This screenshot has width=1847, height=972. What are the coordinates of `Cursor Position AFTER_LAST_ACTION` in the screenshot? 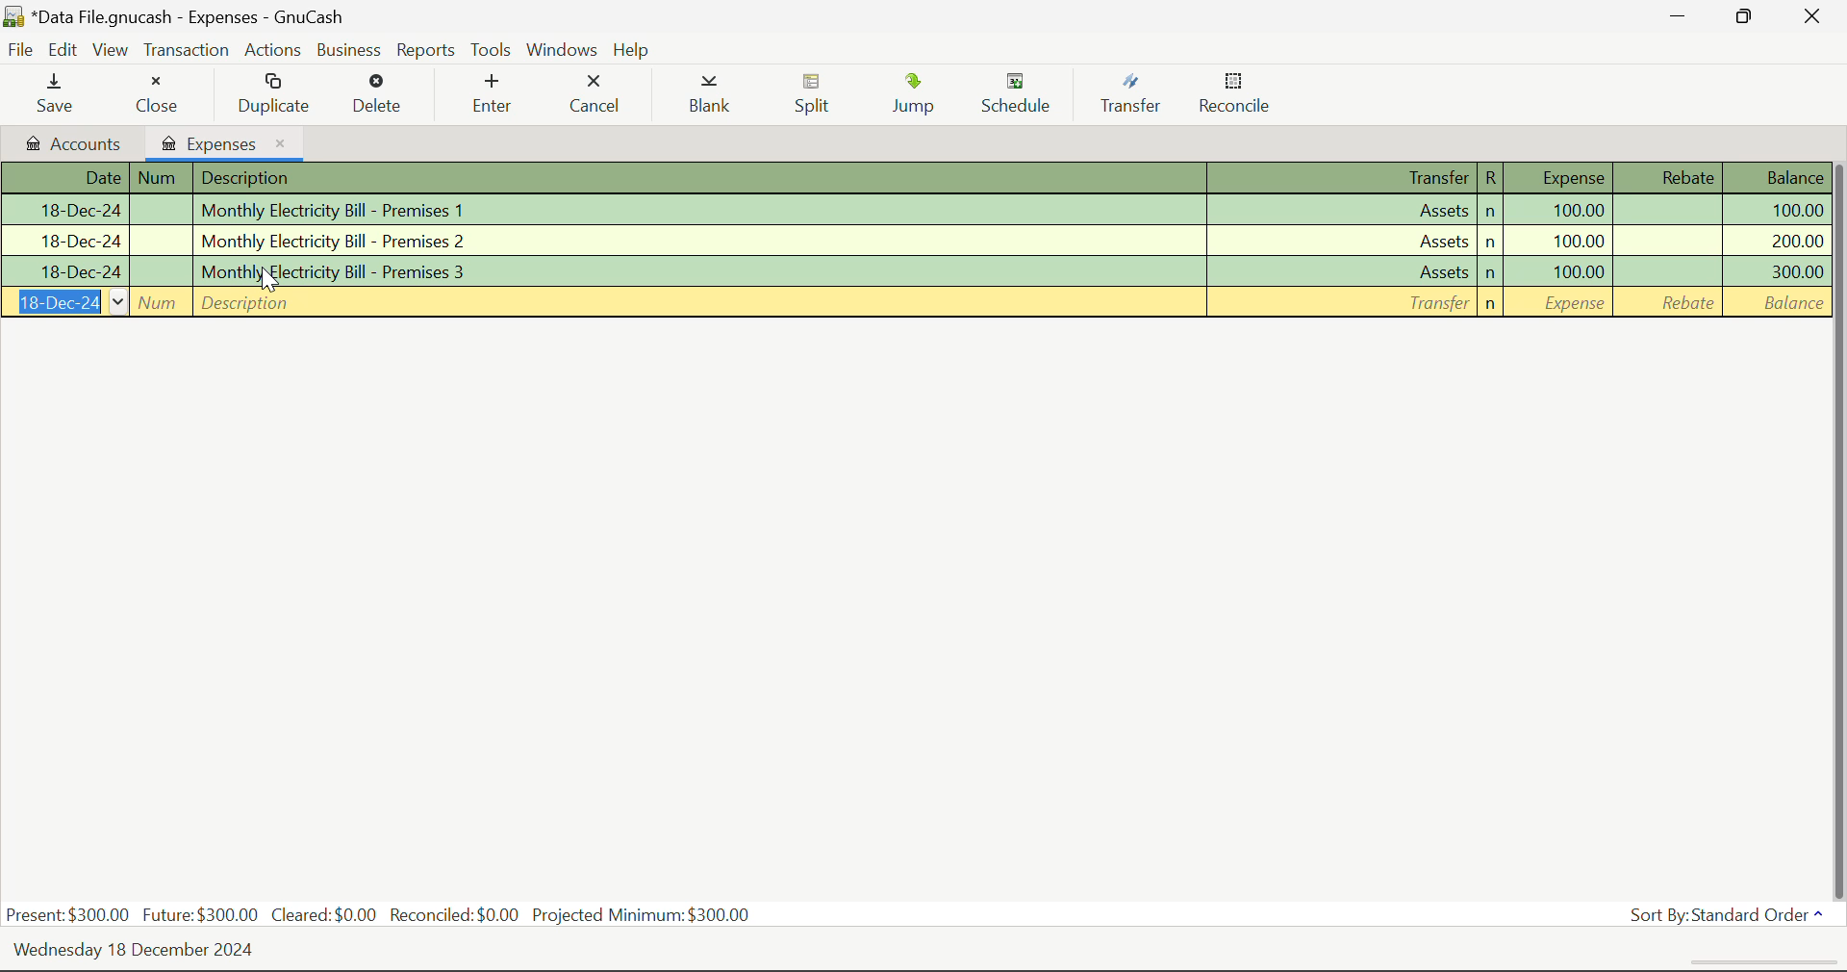 It's located at (267, 279).